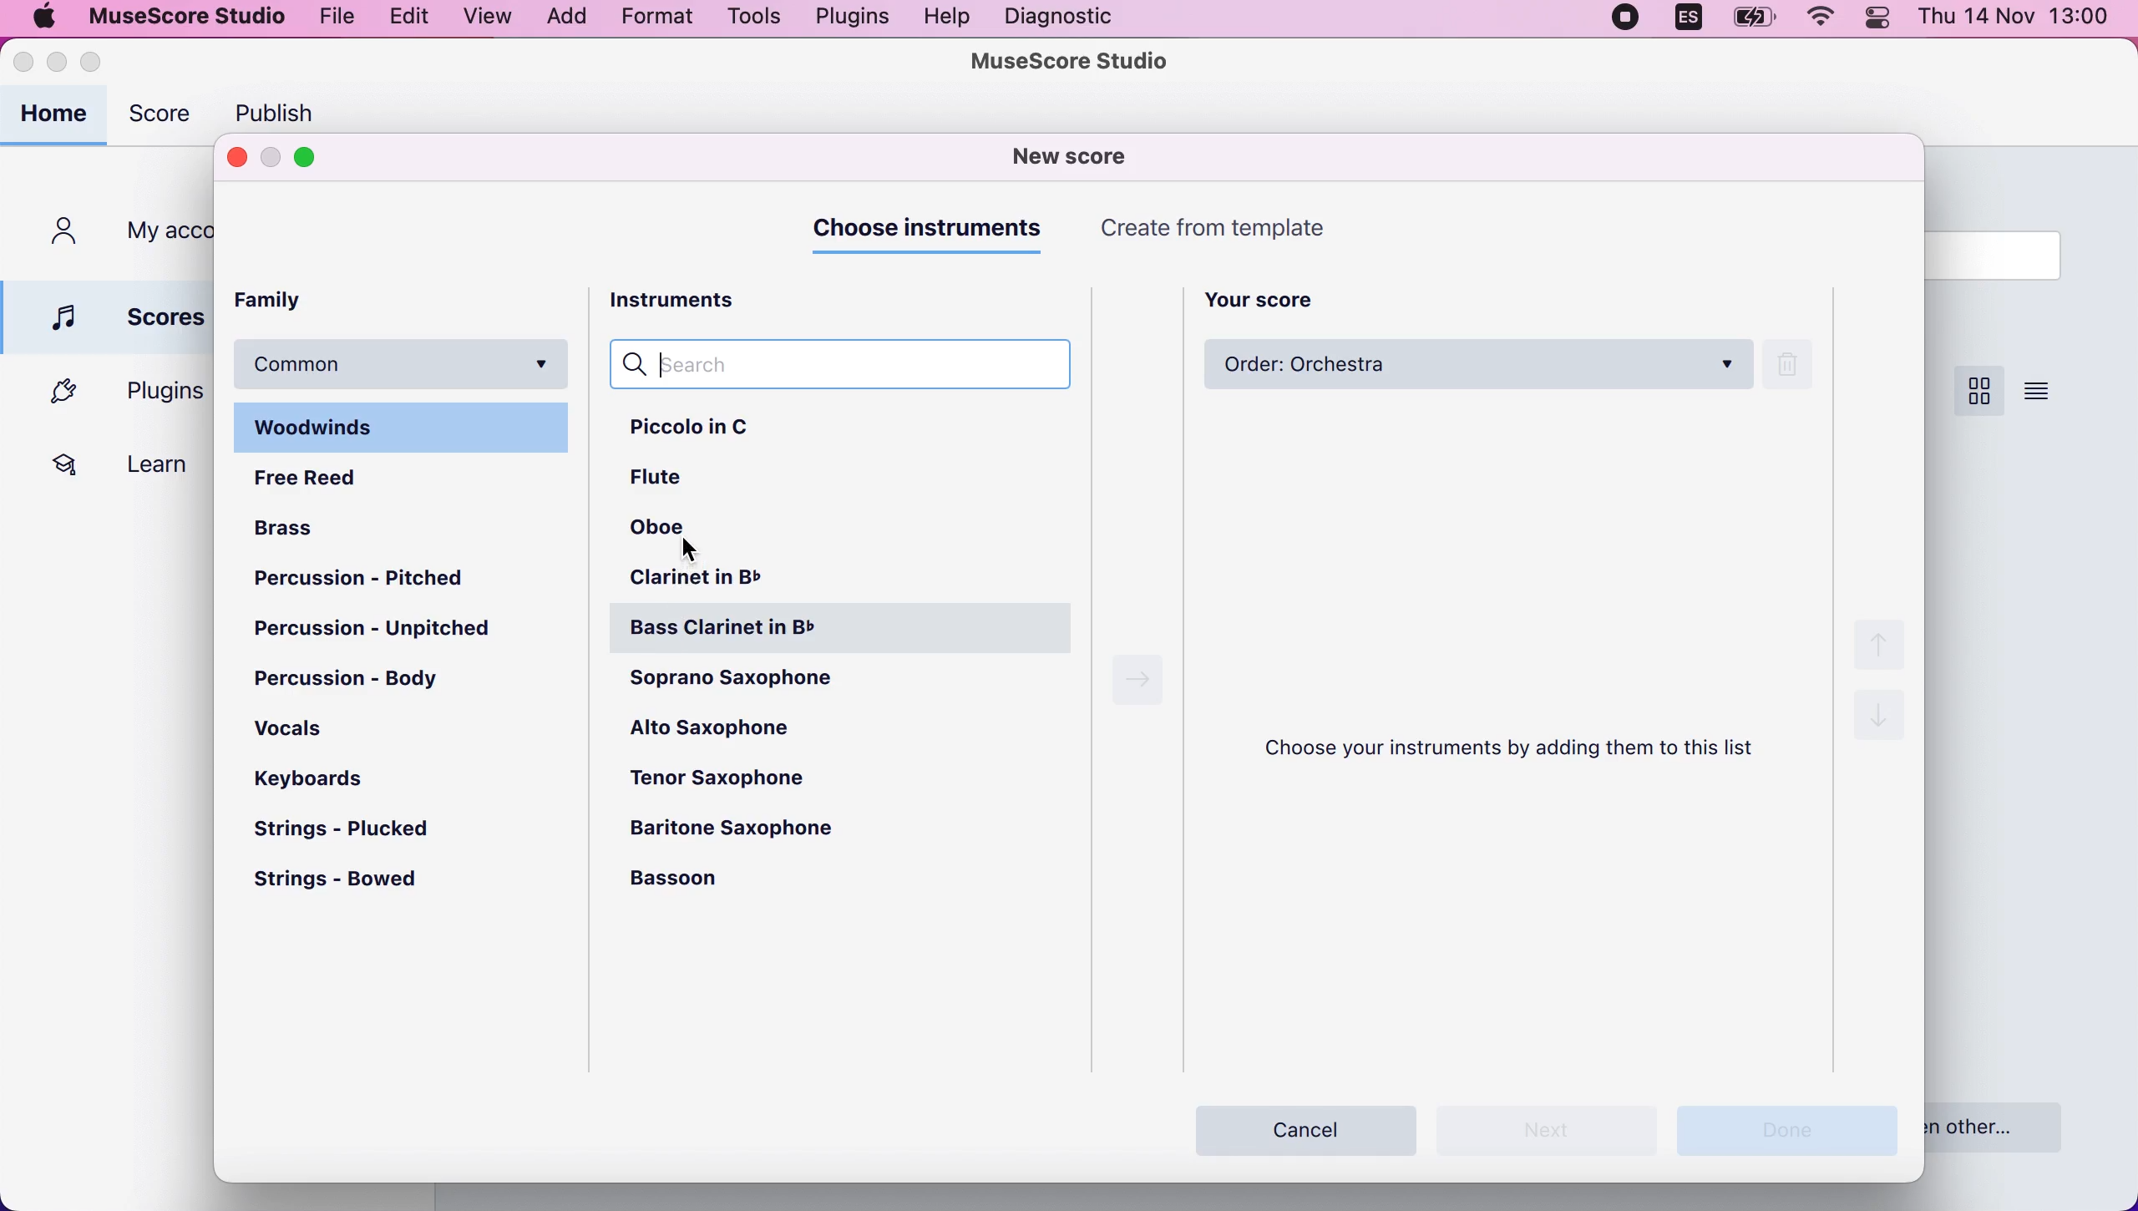 The height and width of the screenshot is (1211, 2138). Describe the element at coordinates (1073, 63) in the screenshot. I see `musescore studio` at that location.